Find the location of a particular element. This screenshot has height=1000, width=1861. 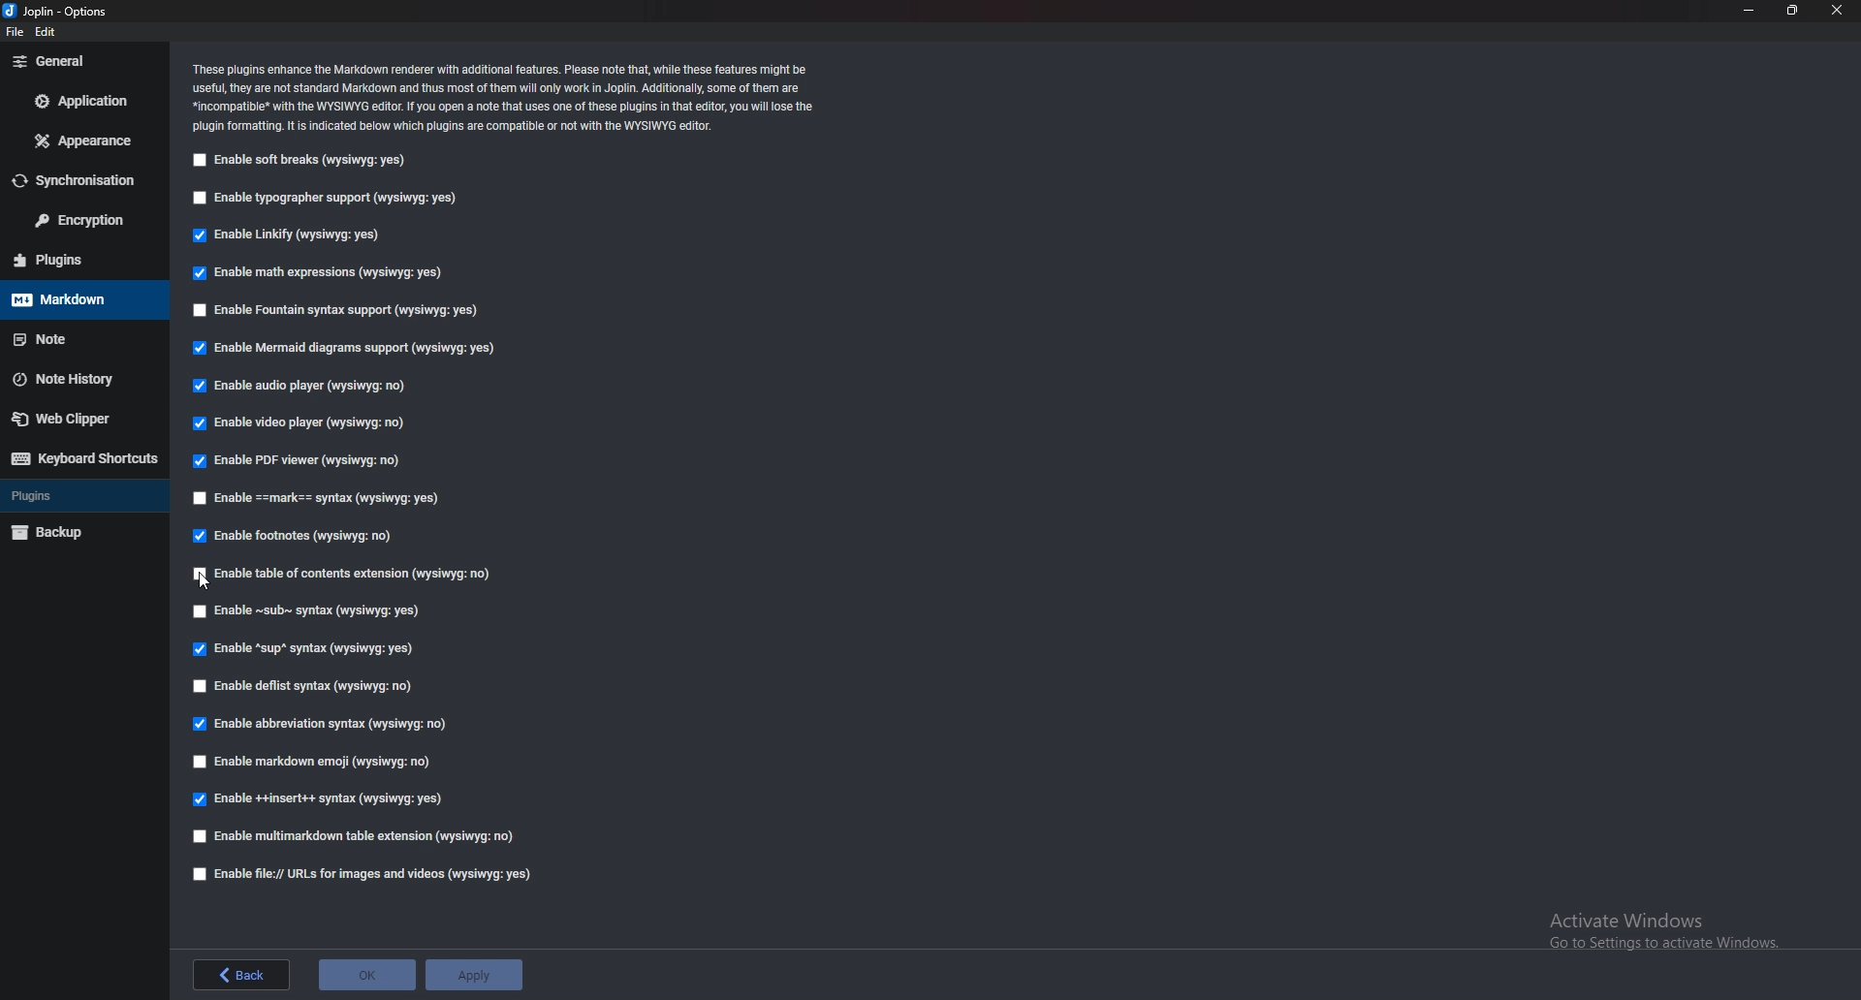

markdown is located at coordinates (81, 299).